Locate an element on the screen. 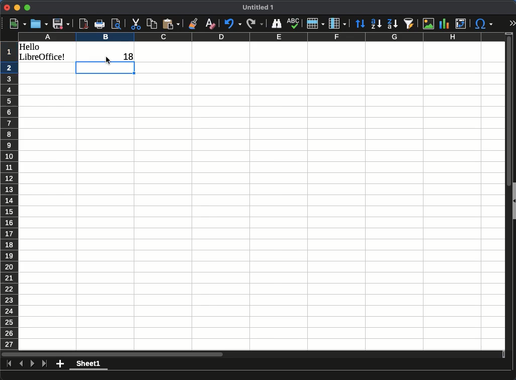 The image size is (516, 380). page preview is located at coordinates (117, 24).